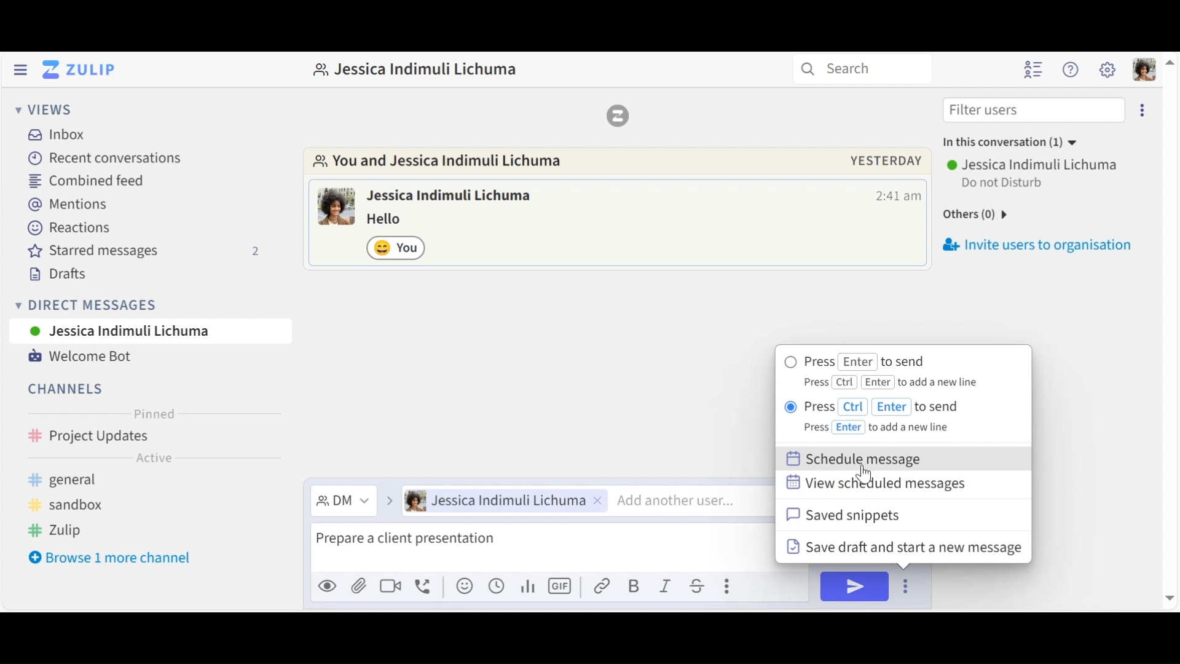  I want to click on Starred messages, so click(144, 253).